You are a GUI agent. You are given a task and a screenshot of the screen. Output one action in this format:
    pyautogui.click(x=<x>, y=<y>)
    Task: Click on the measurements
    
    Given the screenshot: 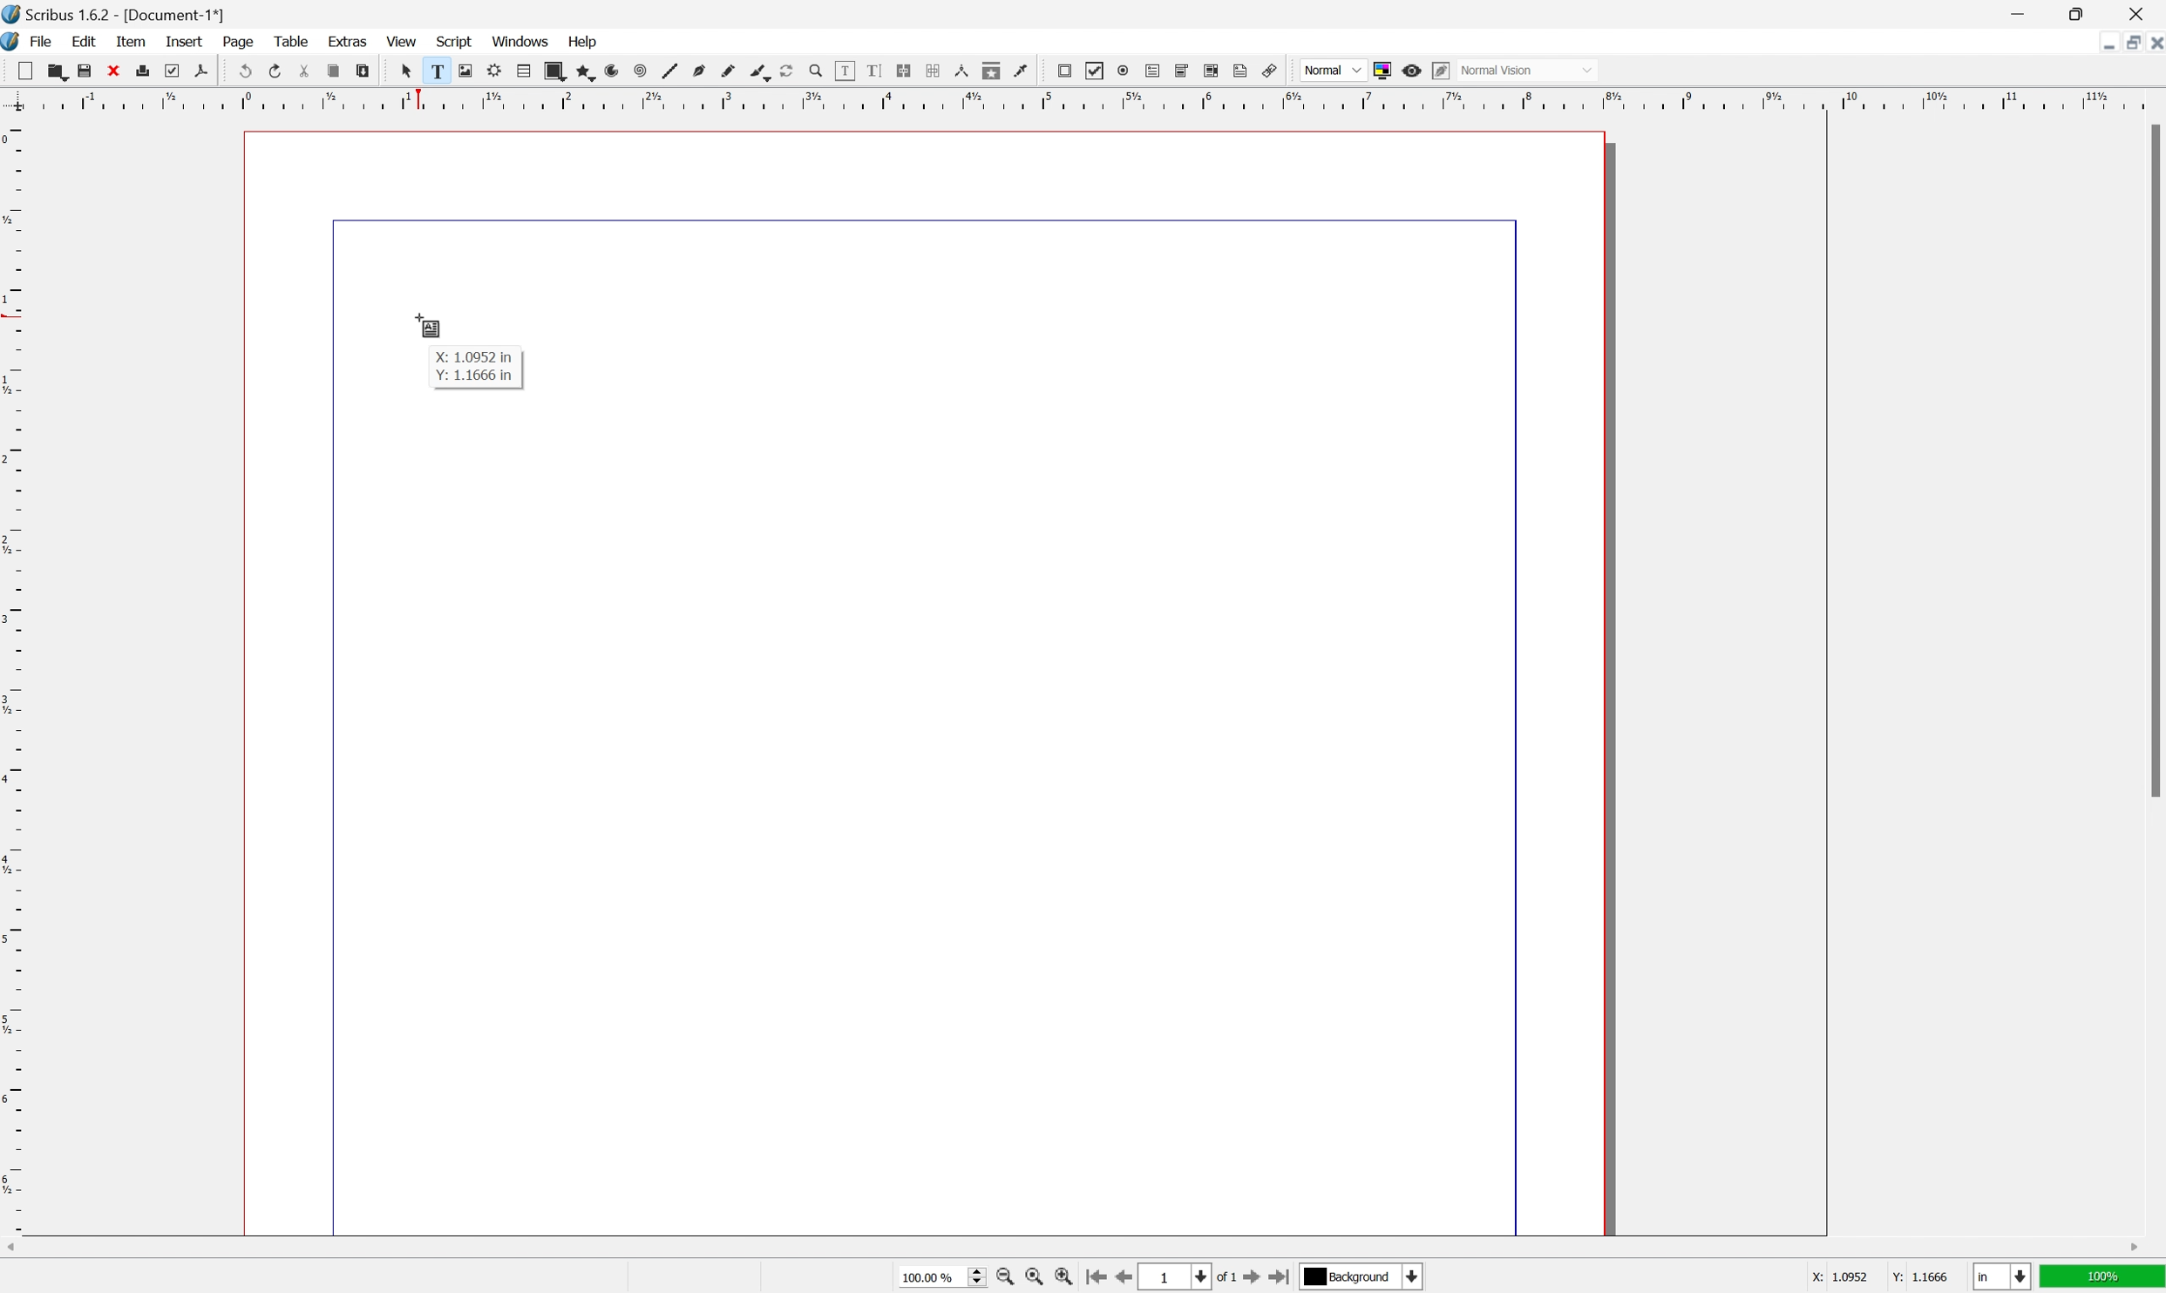 What is the action you would take?
    pyautogui.click(x=961, y=71)
    